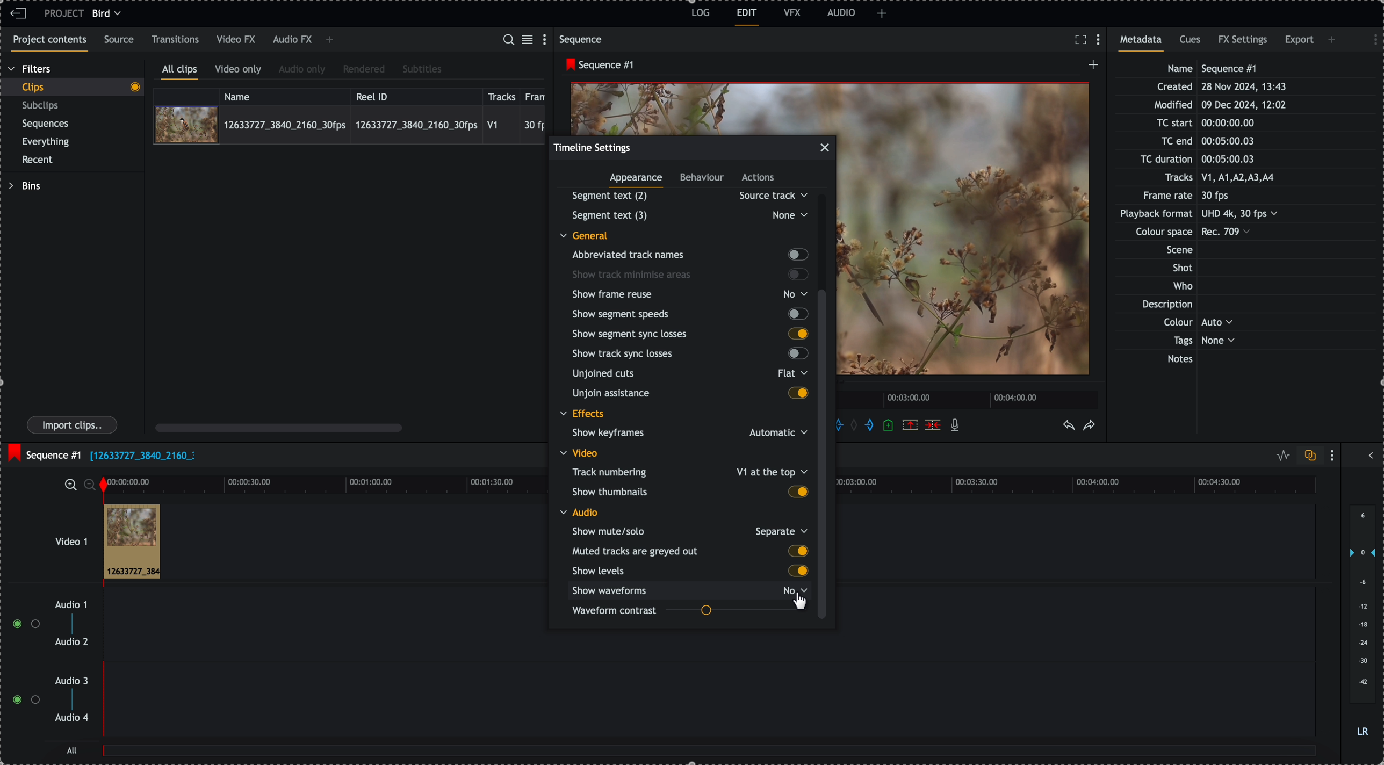 The height and width of the screenshot is (765, 1384). I want to click on sequences, so click(46, 126).